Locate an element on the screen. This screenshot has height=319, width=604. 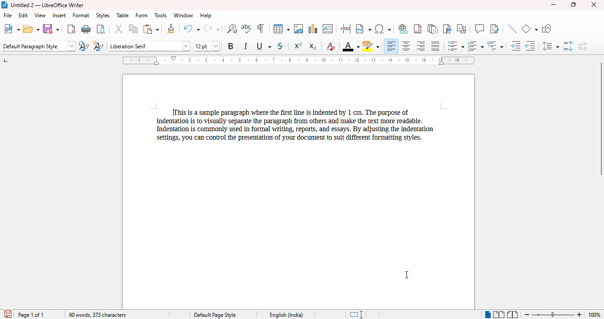
click to save the document is located at coordinates (8, 314).